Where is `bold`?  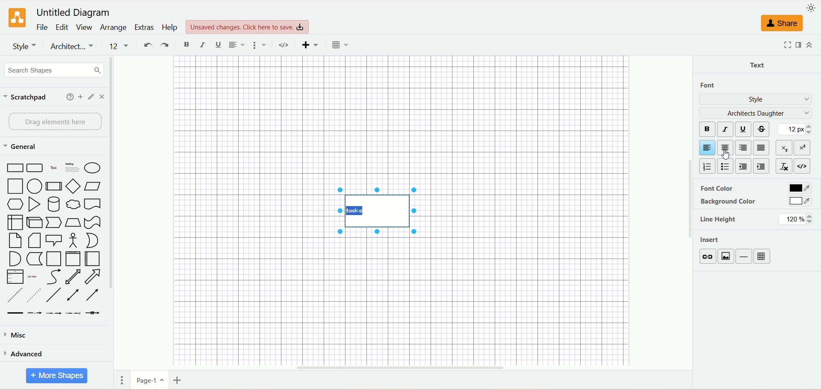
bold is located at coordinates (706, 129).